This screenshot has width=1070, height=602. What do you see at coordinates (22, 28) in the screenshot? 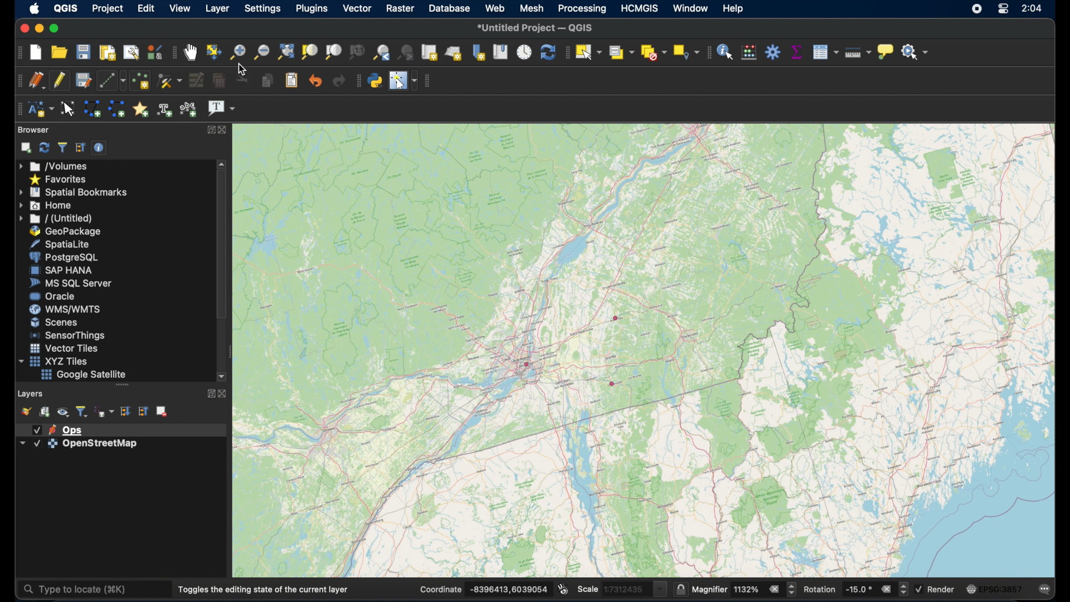
I see `close` at bounding box center [22, 28].